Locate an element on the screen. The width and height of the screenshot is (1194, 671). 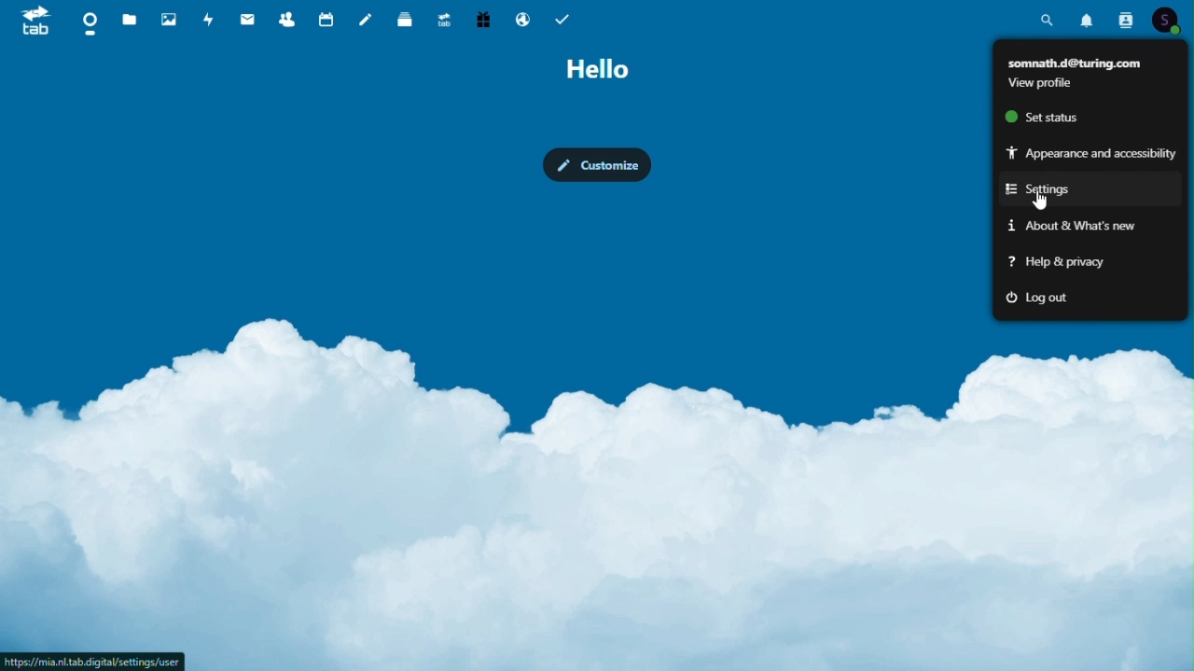
Free trial is located at coordinates (482, 19).